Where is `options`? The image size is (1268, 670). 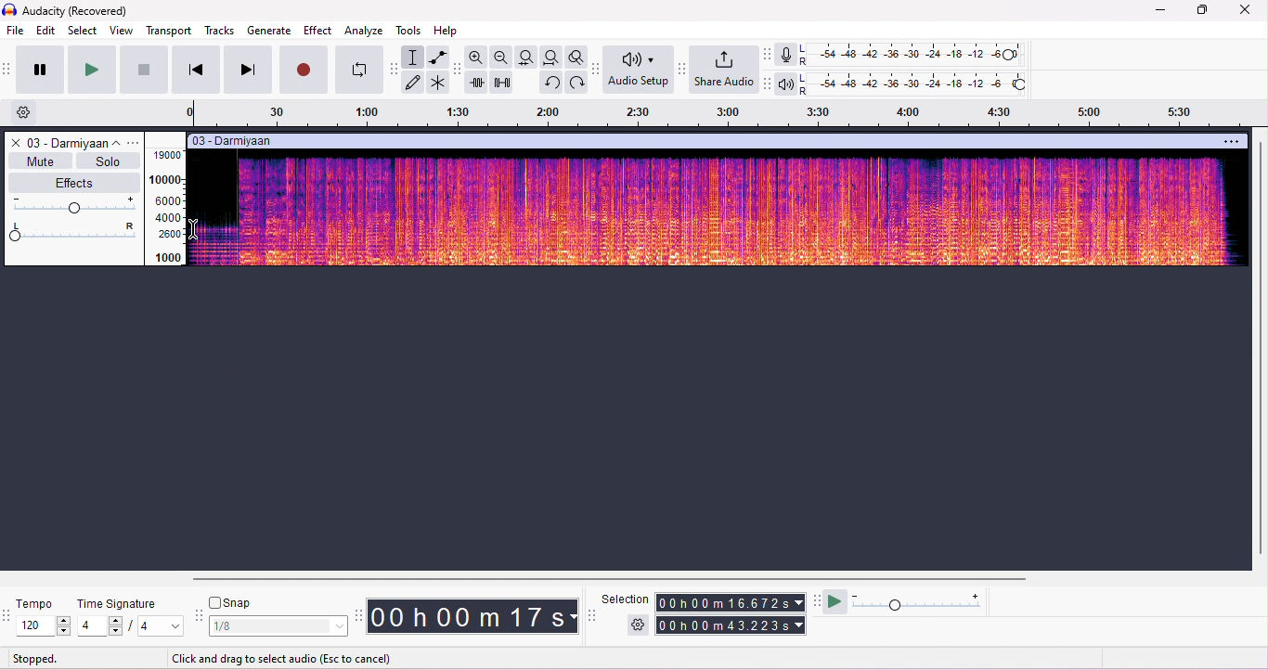
options is located at coordinates (135, 143).